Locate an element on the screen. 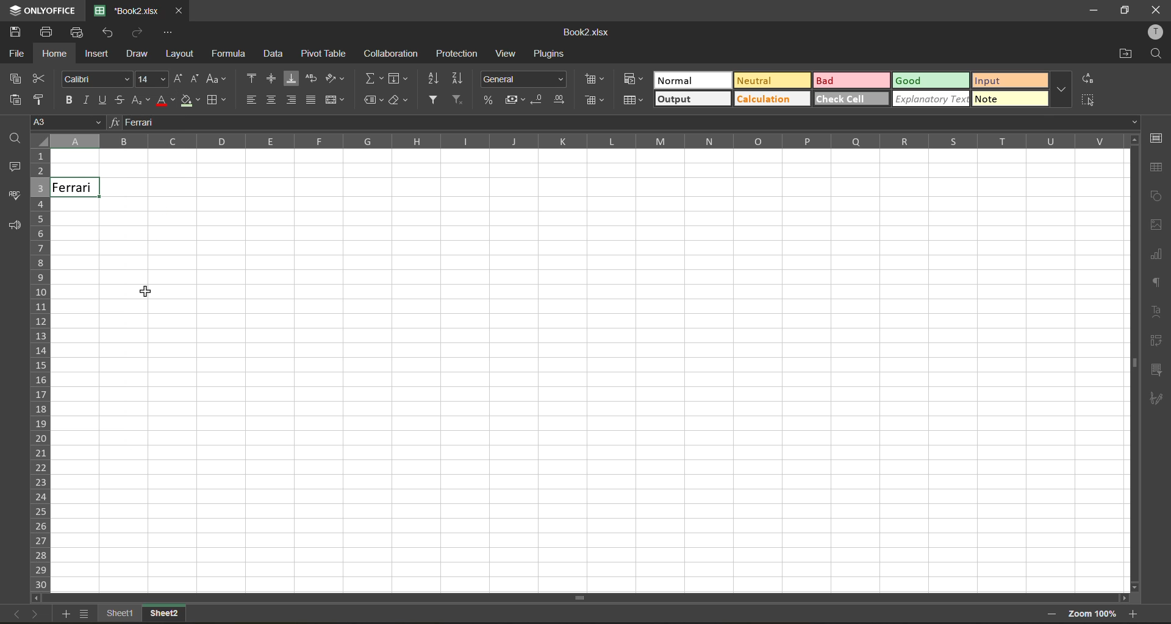 The image size is (1171, 624). justified is located at coordinates (311, 99).